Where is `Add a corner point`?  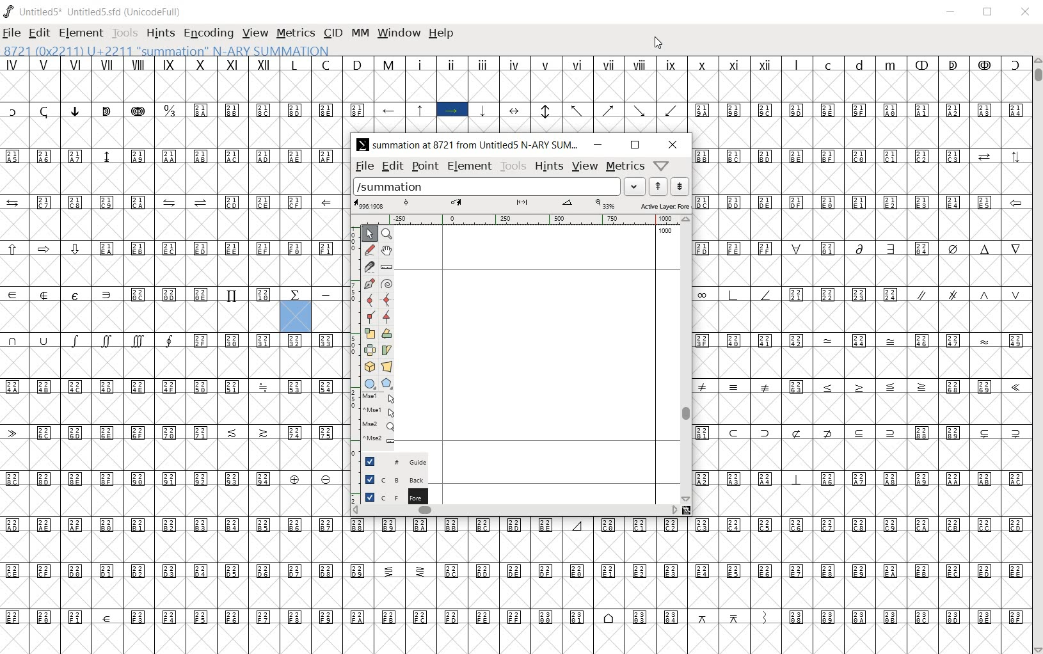 Add a corner point is located at coordinates (369, 316).